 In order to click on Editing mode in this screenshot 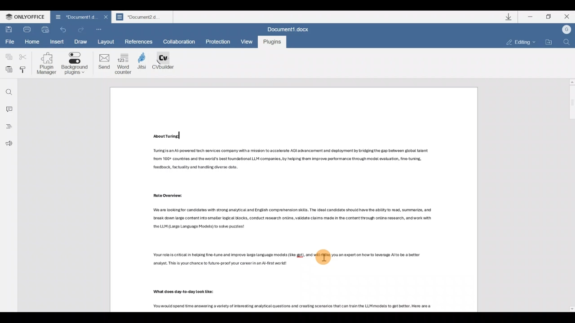, I will do `click(518, 42)`.